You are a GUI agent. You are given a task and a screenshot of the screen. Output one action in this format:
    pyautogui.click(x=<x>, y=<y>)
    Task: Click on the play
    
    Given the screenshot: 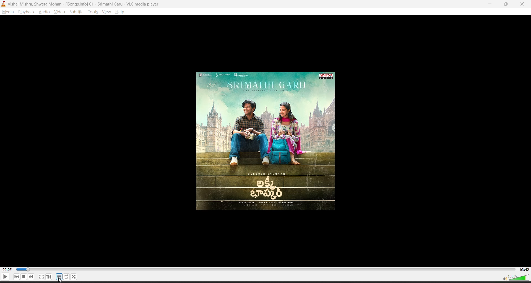 What is the action you would take?
    pyautogui.click(x=5, y=277)
    